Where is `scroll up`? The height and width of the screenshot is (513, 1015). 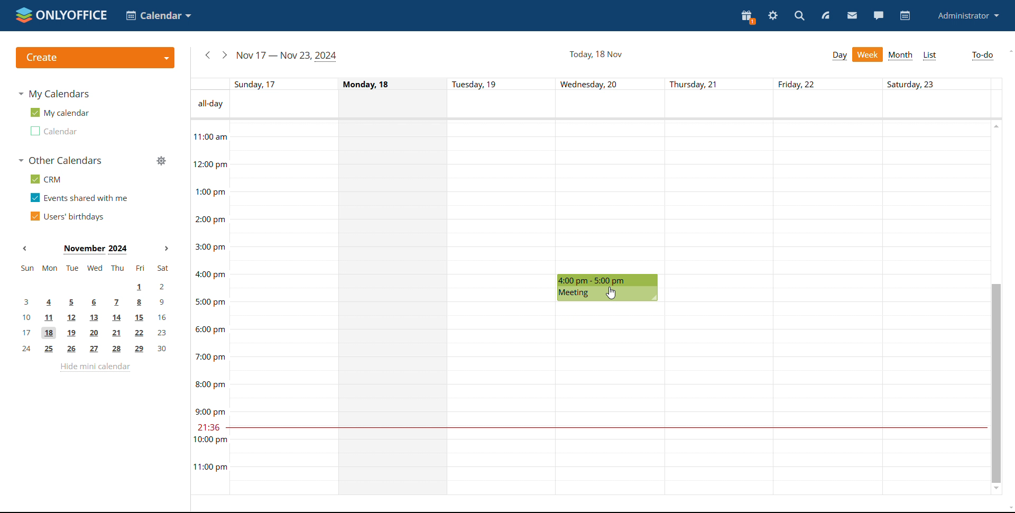
scroll up is located at coordinates (995, 125).